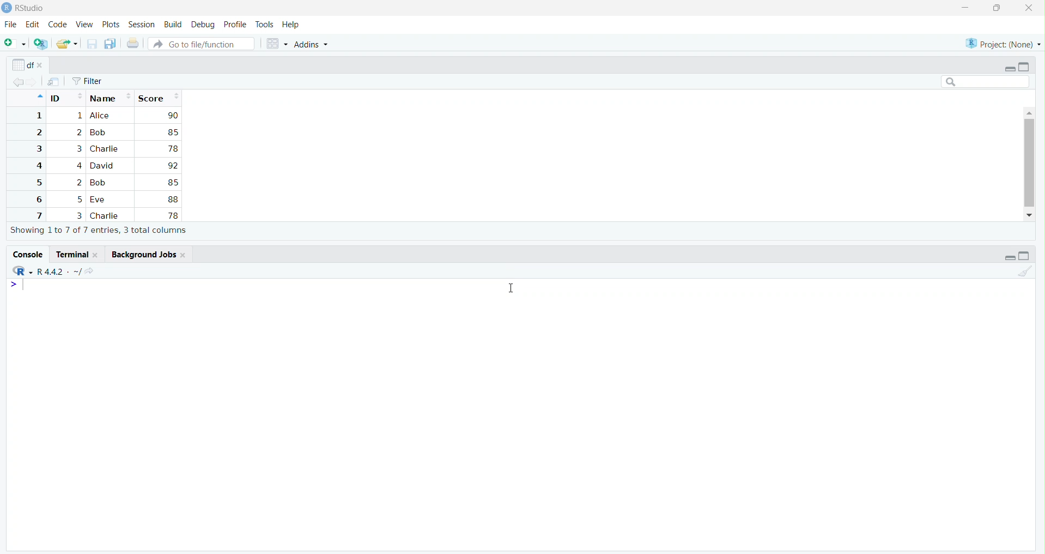 This screenshot has height=554, width=1045. I want to click on Project (None), so click(1001, 44).